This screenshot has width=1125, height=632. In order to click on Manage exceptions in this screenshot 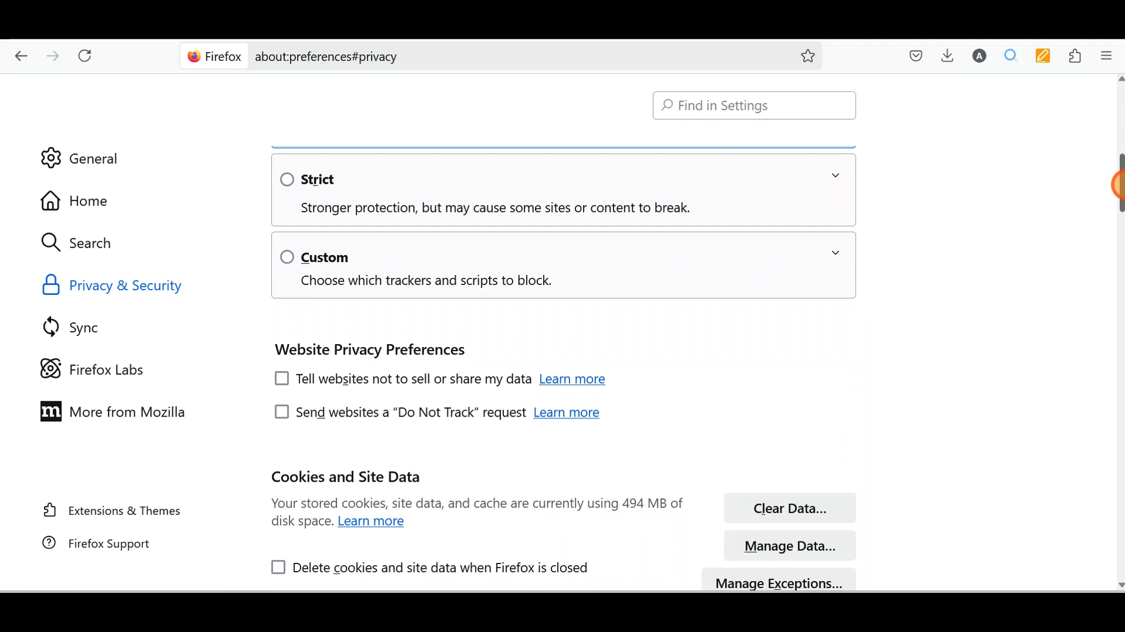, I will do `click(778, 580)`.